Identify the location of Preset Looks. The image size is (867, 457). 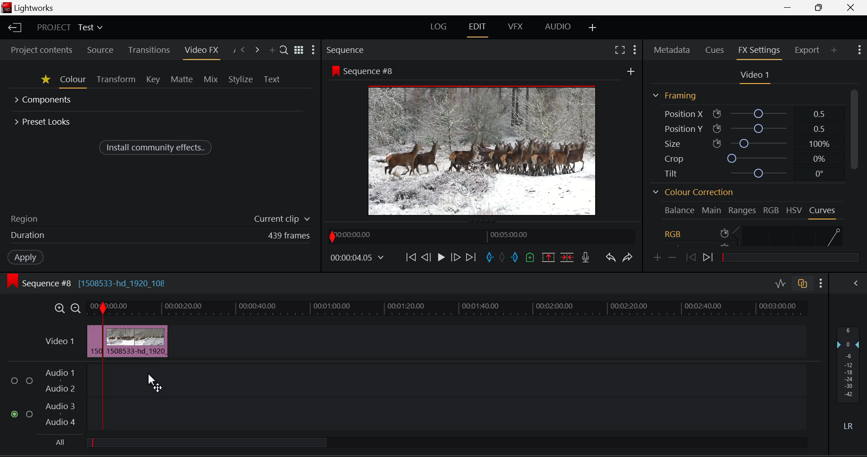
(44, 121).